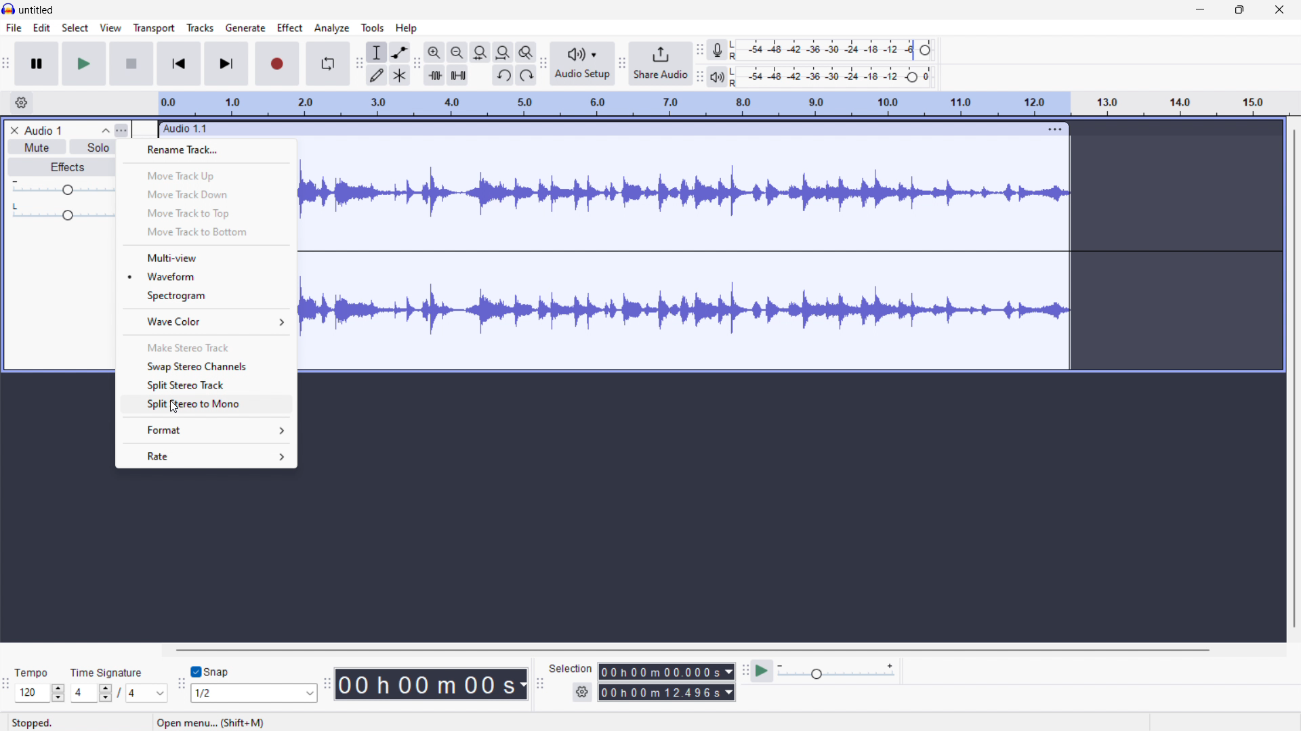  What do you see at coordinates (206, 404) in the screenshot?
I see `split stereo to mono` at bounding box center [206, 404].